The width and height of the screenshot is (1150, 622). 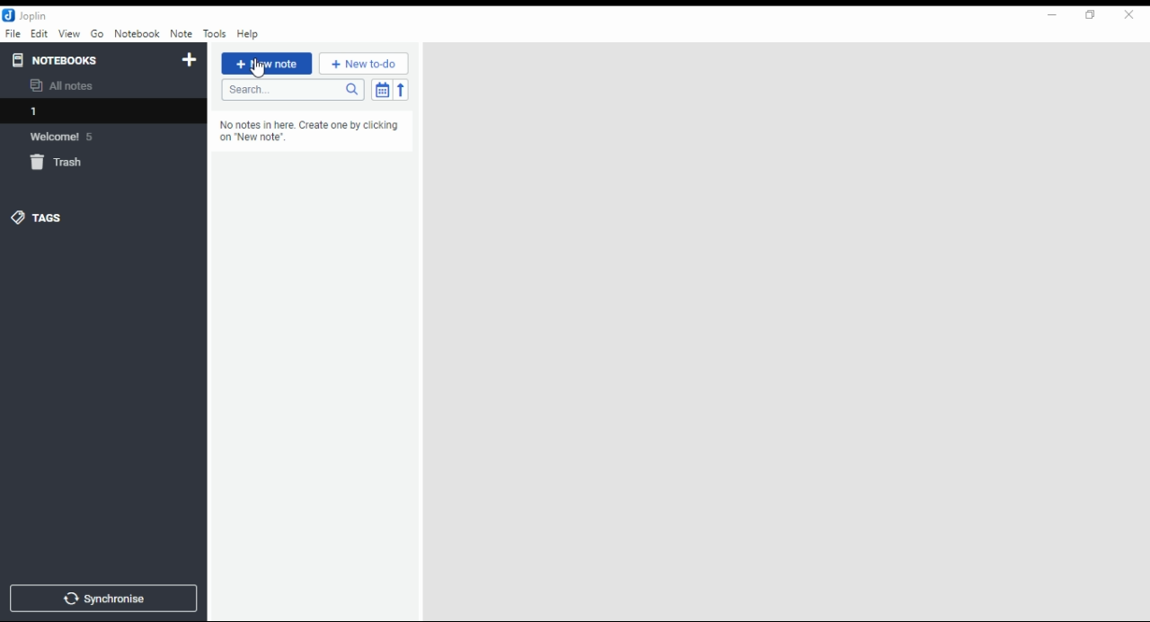 What do you see at coordinates (401, 89) in the screenshot?
I see `sort order reverse` at bounding box center [401, 89].